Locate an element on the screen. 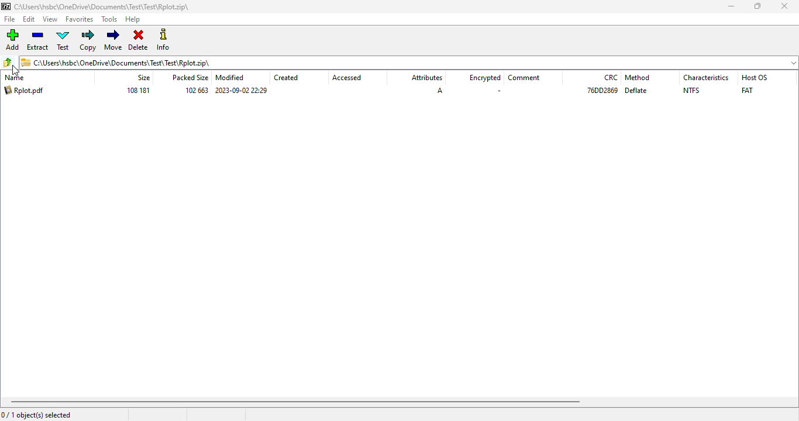 The height and width of the screenshot is (421, 799). view is located at coordinates (50, 19).